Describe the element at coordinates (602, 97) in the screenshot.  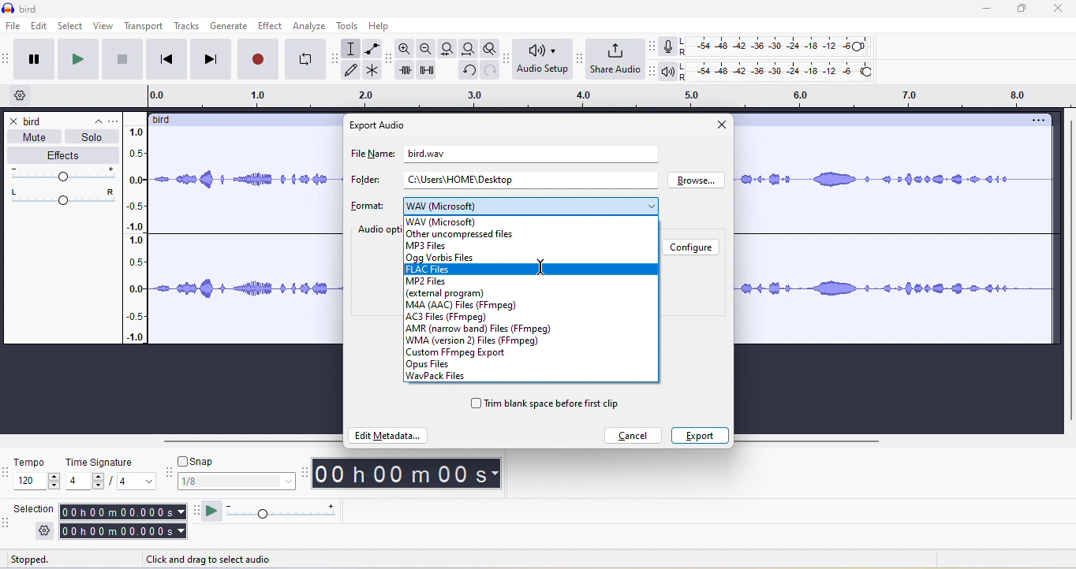
I see `click and drag to define a looping region ` at that location.